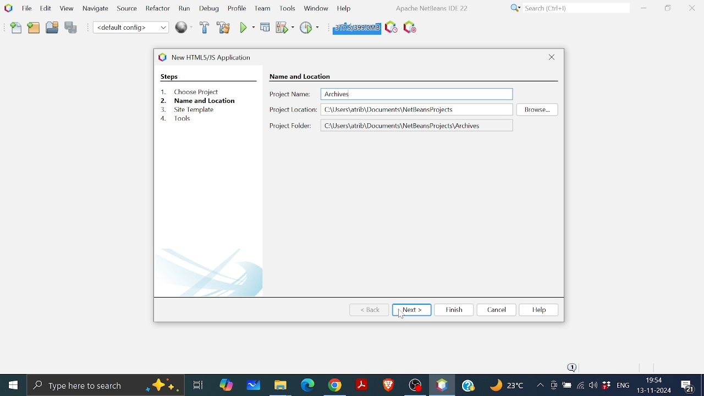  Describe the element at coordinates (184, 9) in the screenshot. I see `Run` at that location.